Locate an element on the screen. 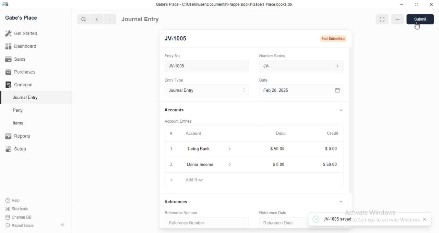 The width and height of the screenshot is (439, 233). Reference Date is located at coordinates (277, 223).